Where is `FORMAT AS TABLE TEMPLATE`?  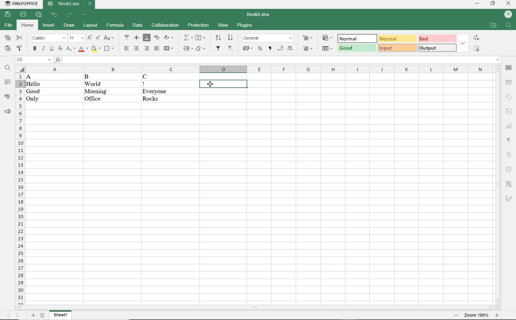 FORMAT AS TABLE TEMPLATE is located at coordinates (327, 48).